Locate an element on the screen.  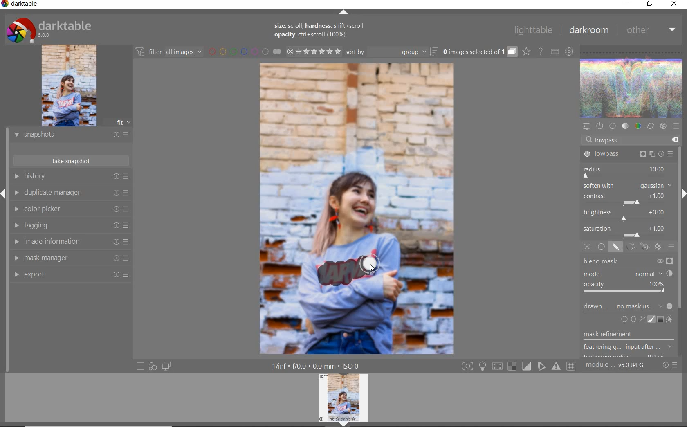
sort is located at coordinates (392, 53).